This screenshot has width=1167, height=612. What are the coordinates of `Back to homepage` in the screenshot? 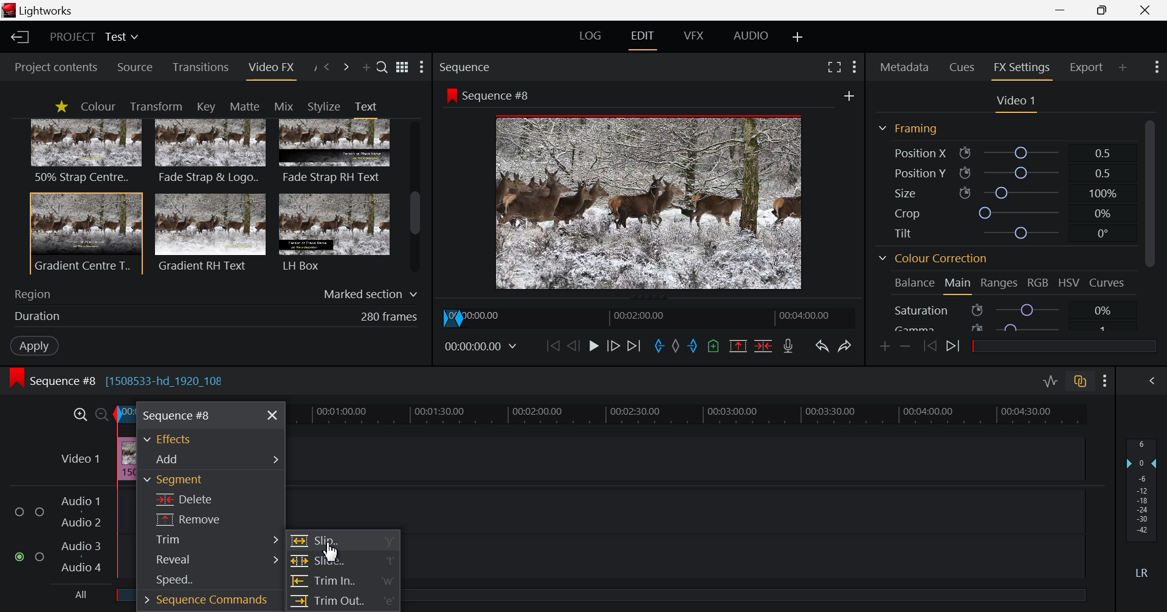 It's located at (18, 37).